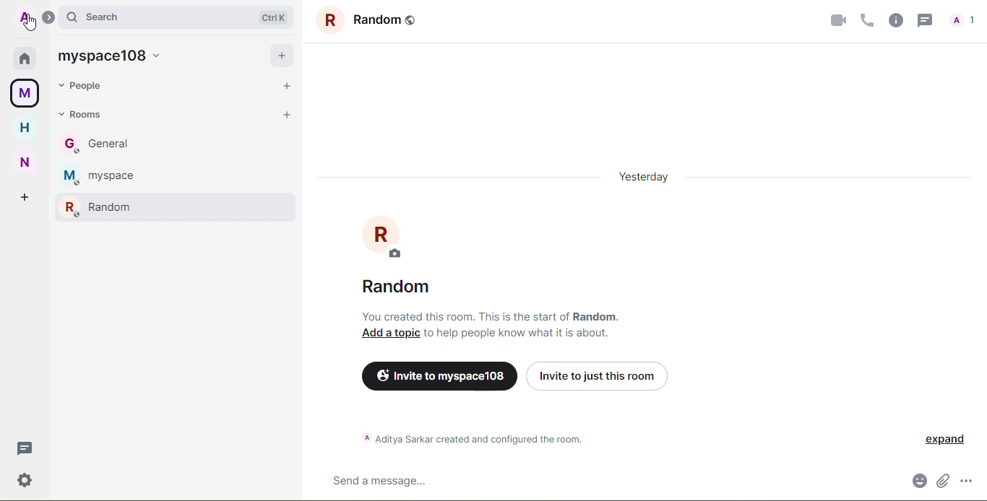 The image size is (987, 501). What do you see at coordinates (923, 19) in the screenshot?
I see `threads` at bounding box center [923, 19].